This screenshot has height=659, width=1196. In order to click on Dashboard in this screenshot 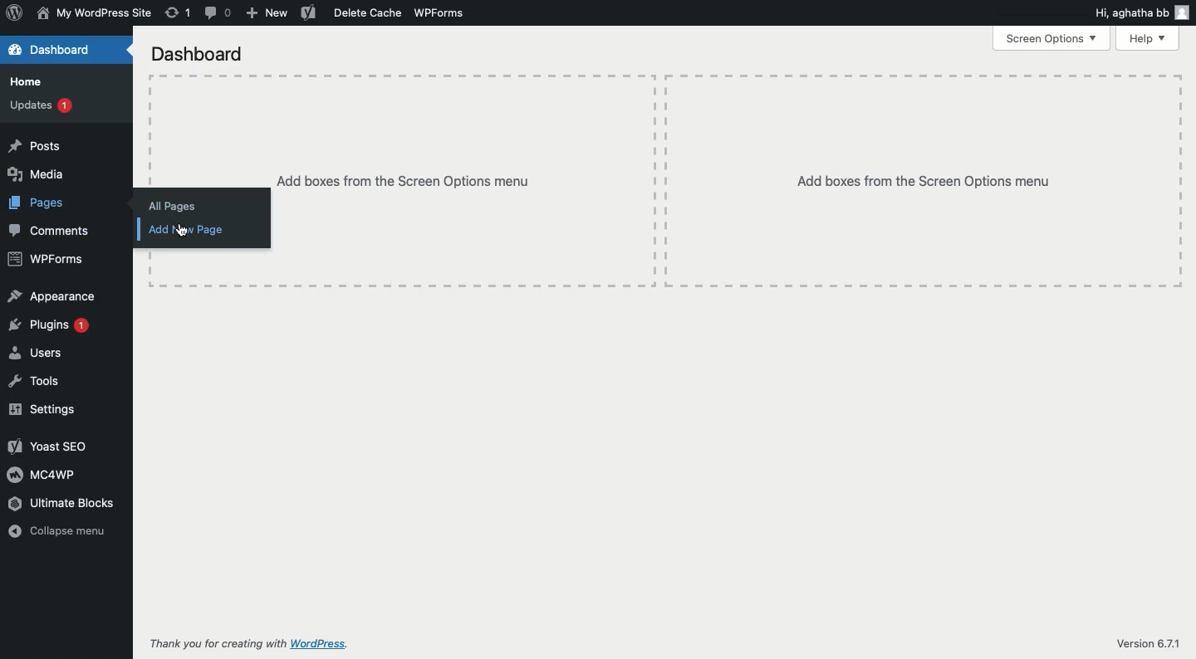, I will do `click(49, 49)`.